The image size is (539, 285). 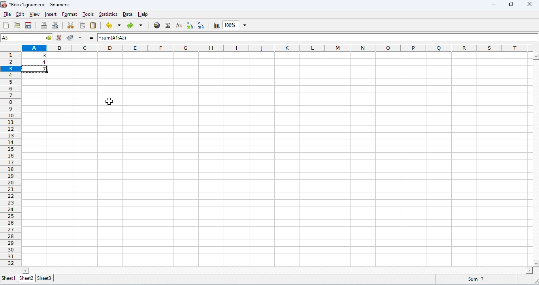 What do you see at coordinates (17, 25) in the screenshot?
I see `open` at bounding box center [17, 25].